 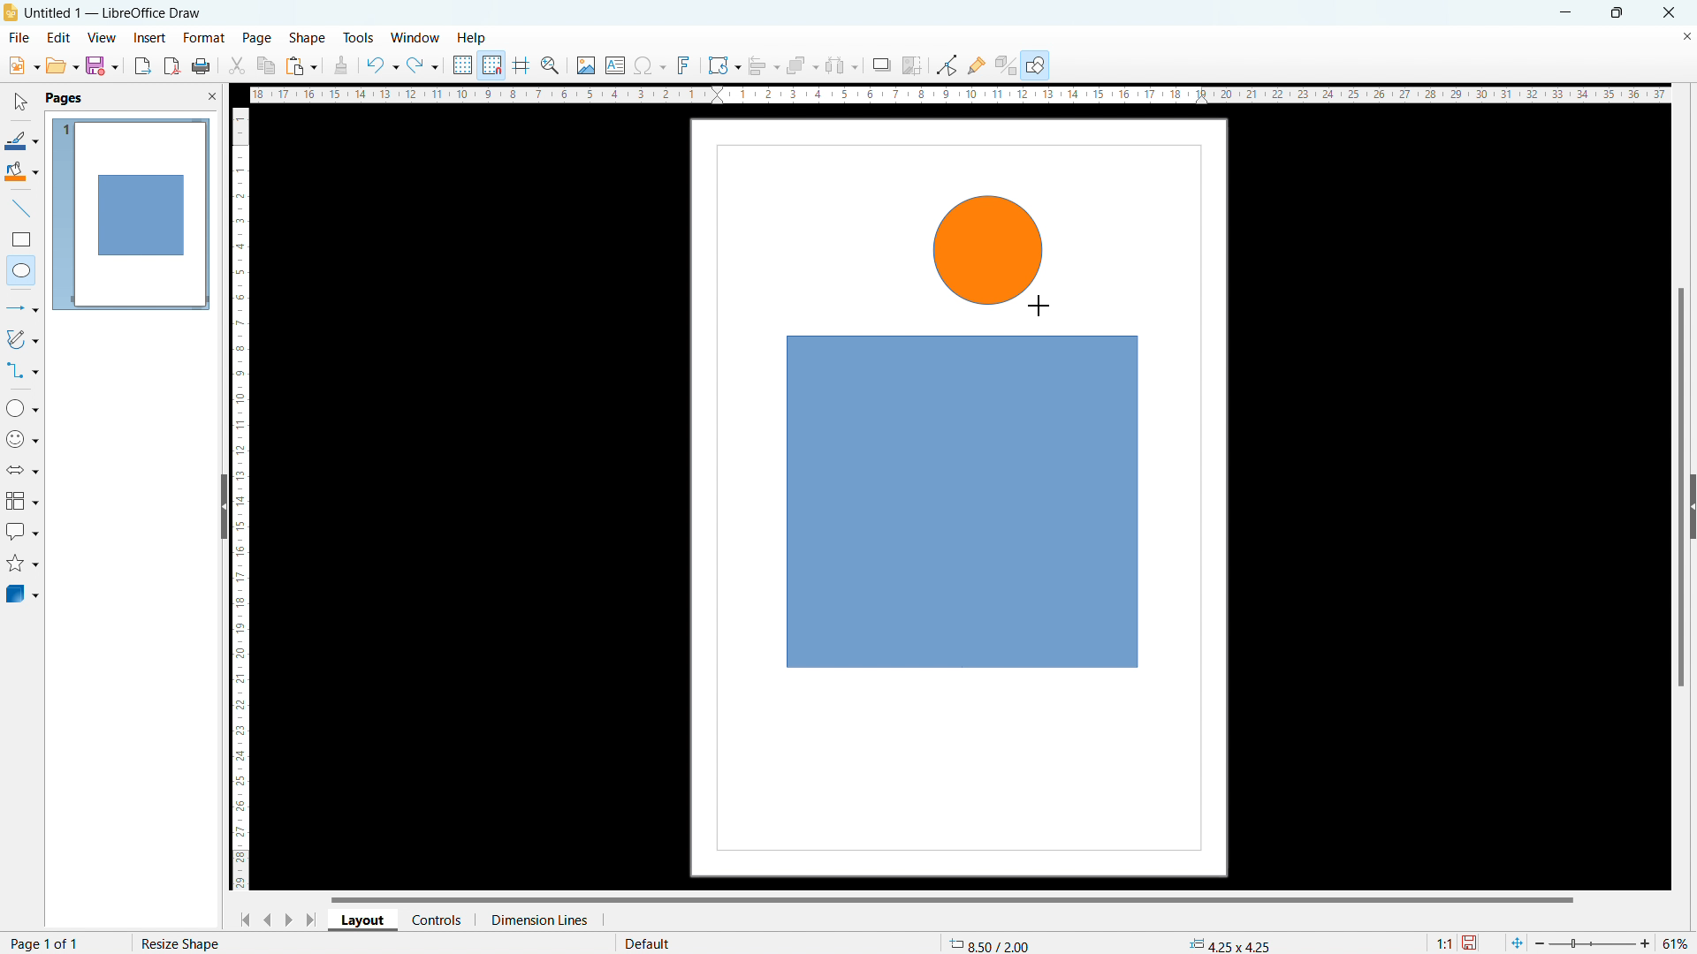 What do you see at coordinates (684, 64) in the screenshot?
I see `insert fontwork text` at bounding box center [684, 64].